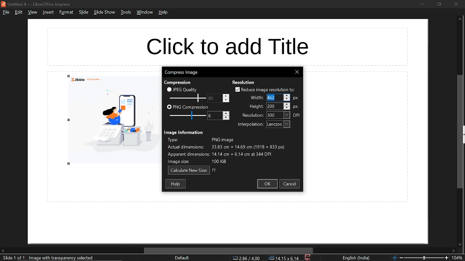  Describe the element at coordinates (438, 4) in the screenshot. I see `restore down` at that location.